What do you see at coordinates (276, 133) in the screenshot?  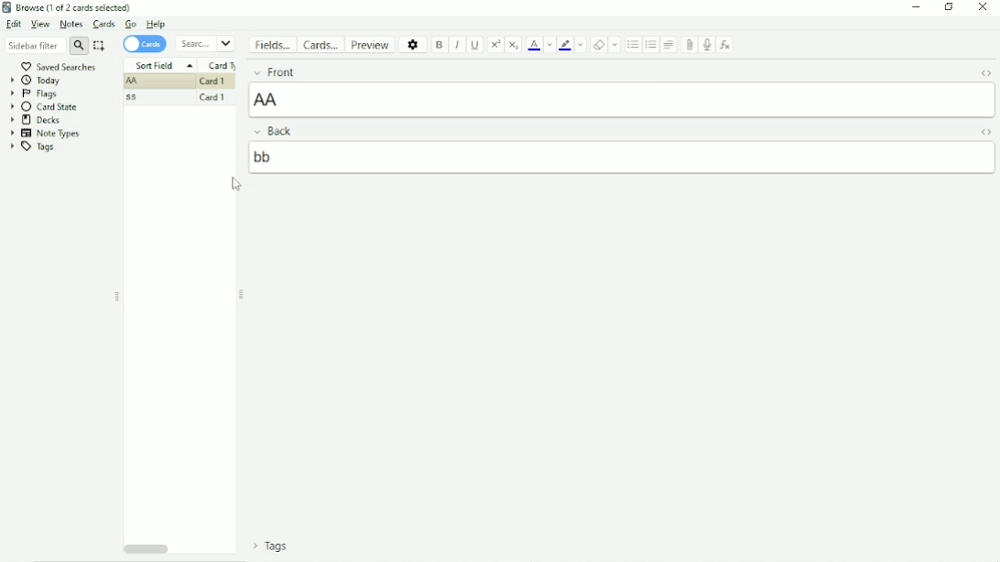 I see `Back` at bounding box center [276, 133].